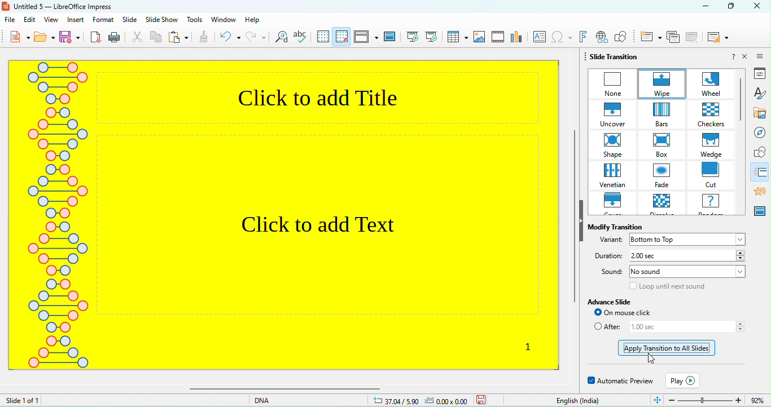 This screenshot has height=407, width=771. Describe the element at coordinates (690, 239) in the screenshot. I see `bottom to up` at that location.